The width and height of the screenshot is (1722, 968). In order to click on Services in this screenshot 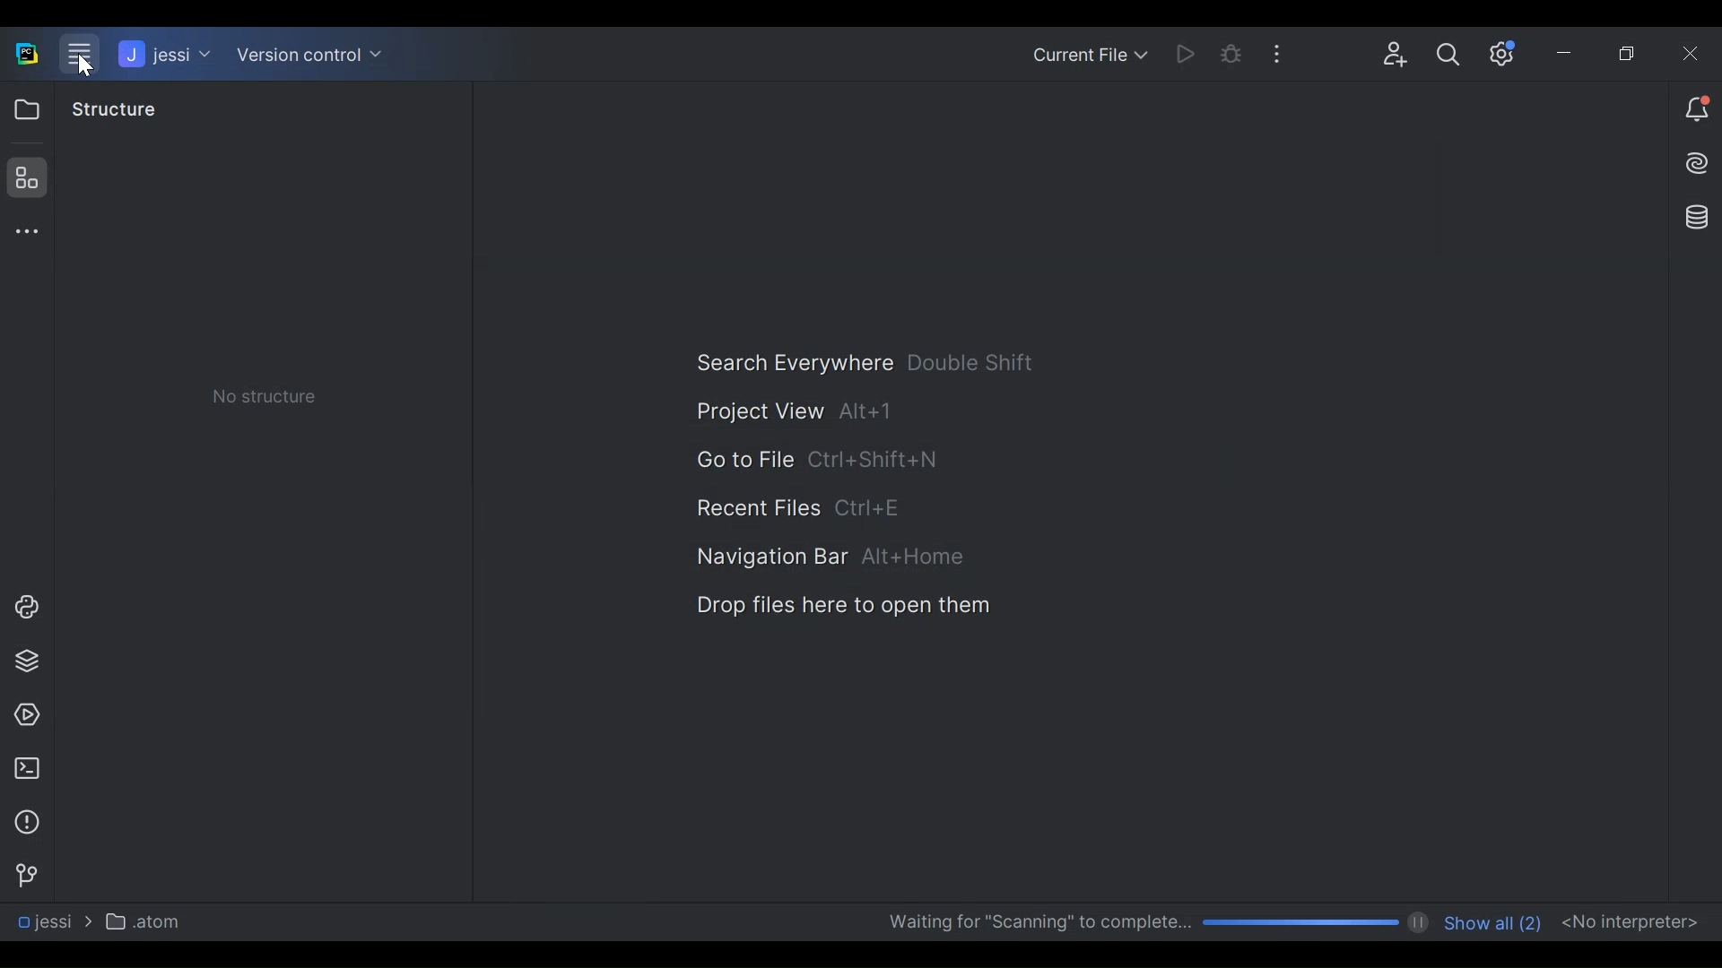, I will do `click(26, 716)`.